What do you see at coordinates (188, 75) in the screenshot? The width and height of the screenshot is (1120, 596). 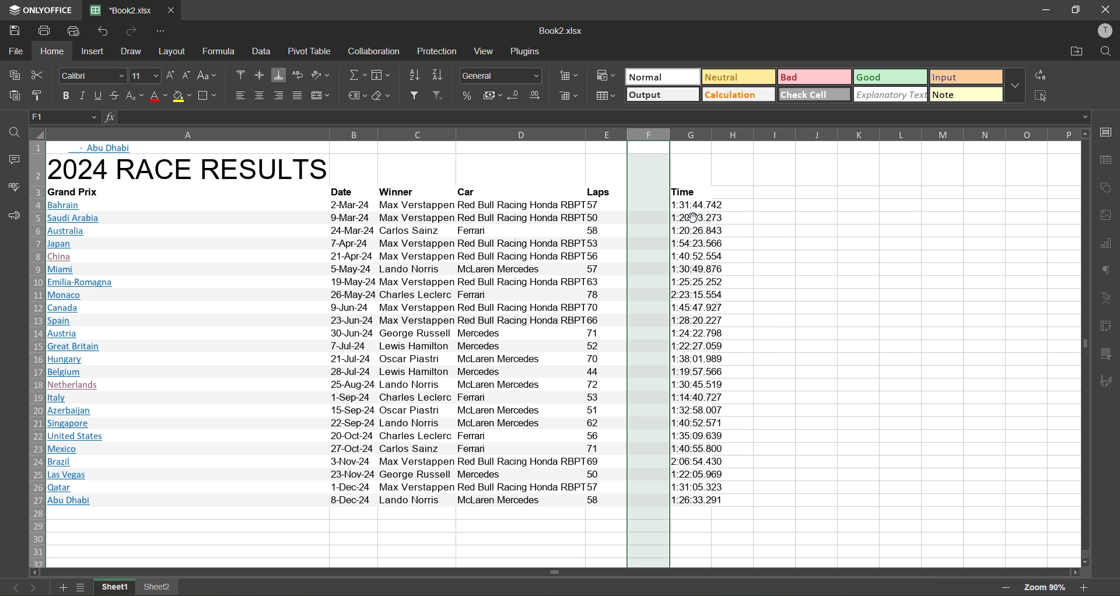 I see `decrement size` at bounding box center [188, 75].